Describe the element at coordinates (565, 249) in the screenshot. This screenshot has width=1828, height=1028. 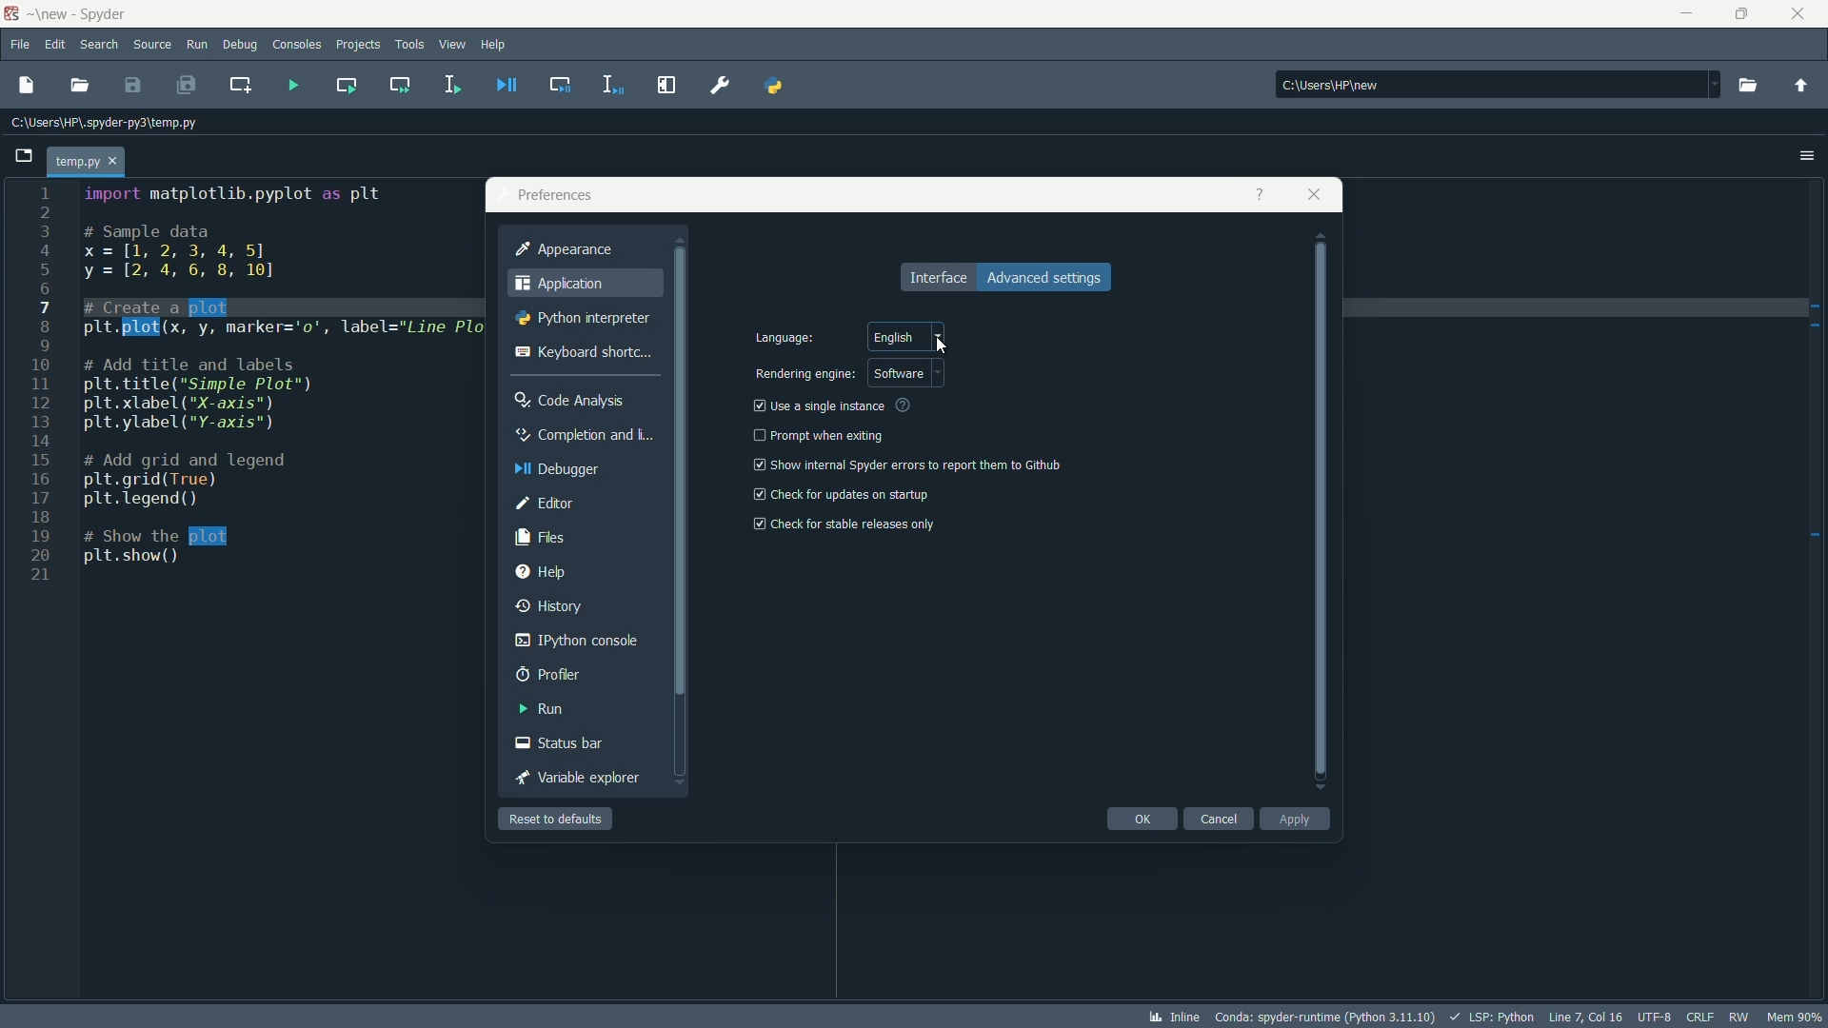
I see `appearance` at that location.